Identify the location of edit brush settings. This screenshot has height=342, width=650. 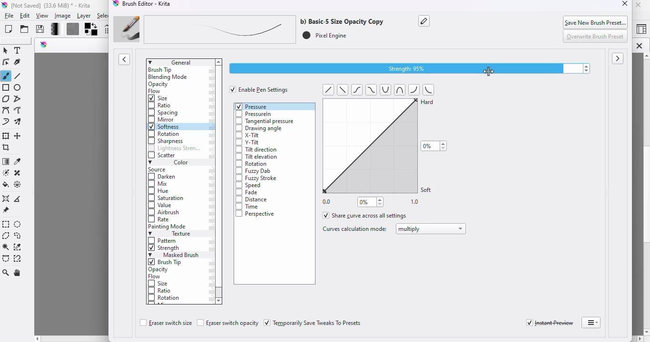
(107, 29).